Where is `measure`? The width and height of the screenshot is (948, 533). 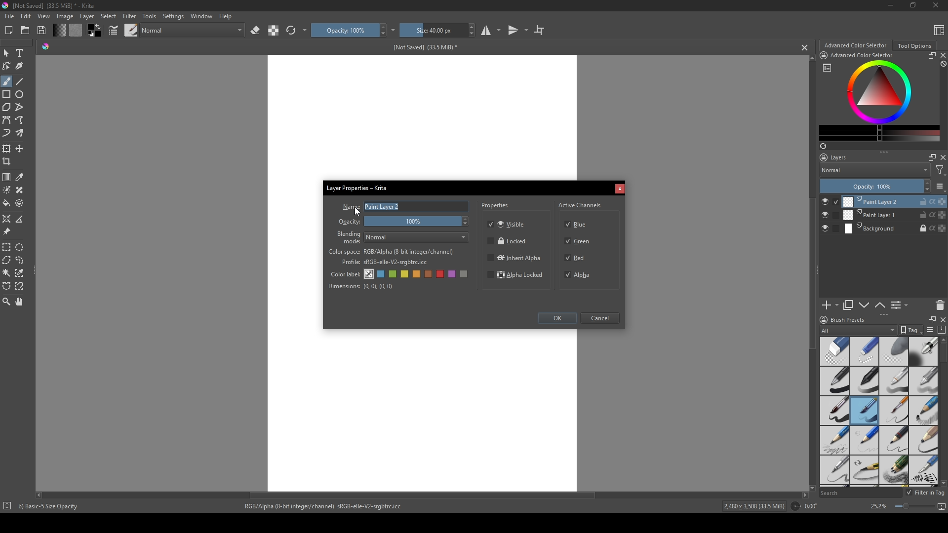 measure is located at coordinates (22, 219).